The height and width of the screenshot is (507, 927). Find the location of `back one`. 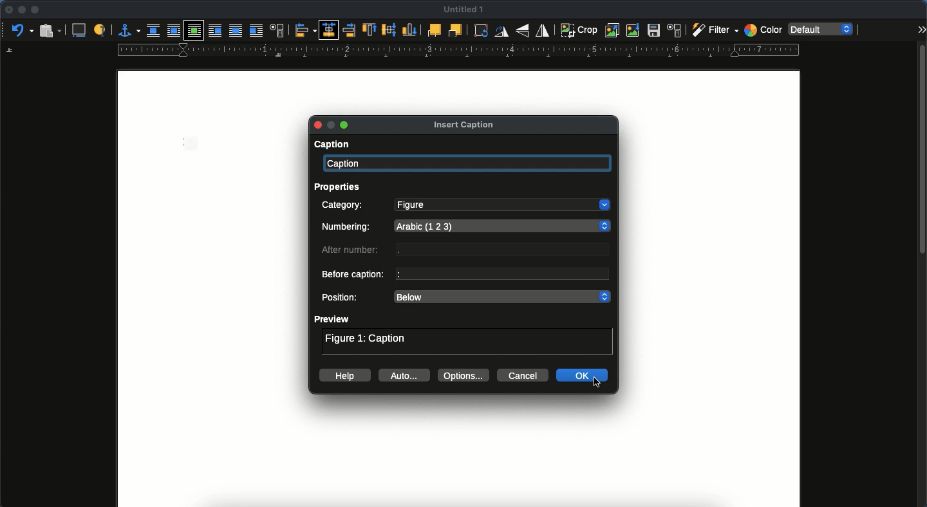

back one is located at coordinates (455, 30).